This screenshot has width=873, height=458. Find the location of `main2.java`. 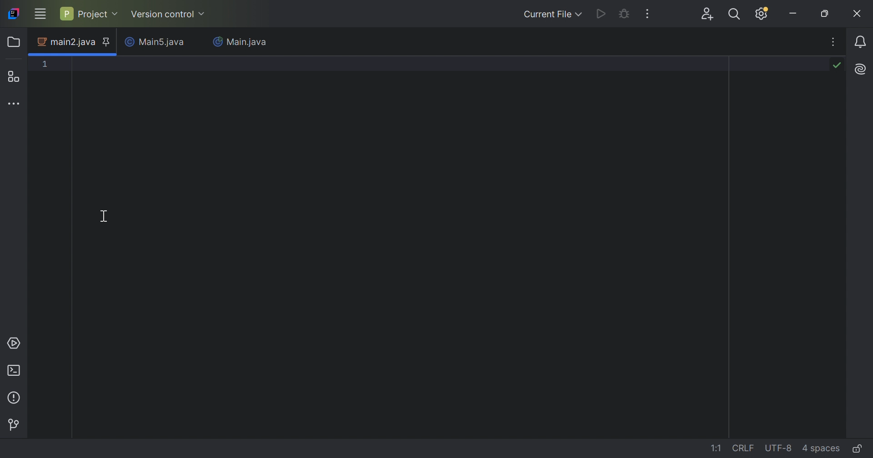

main2.java is located at coordinates (65, 43).